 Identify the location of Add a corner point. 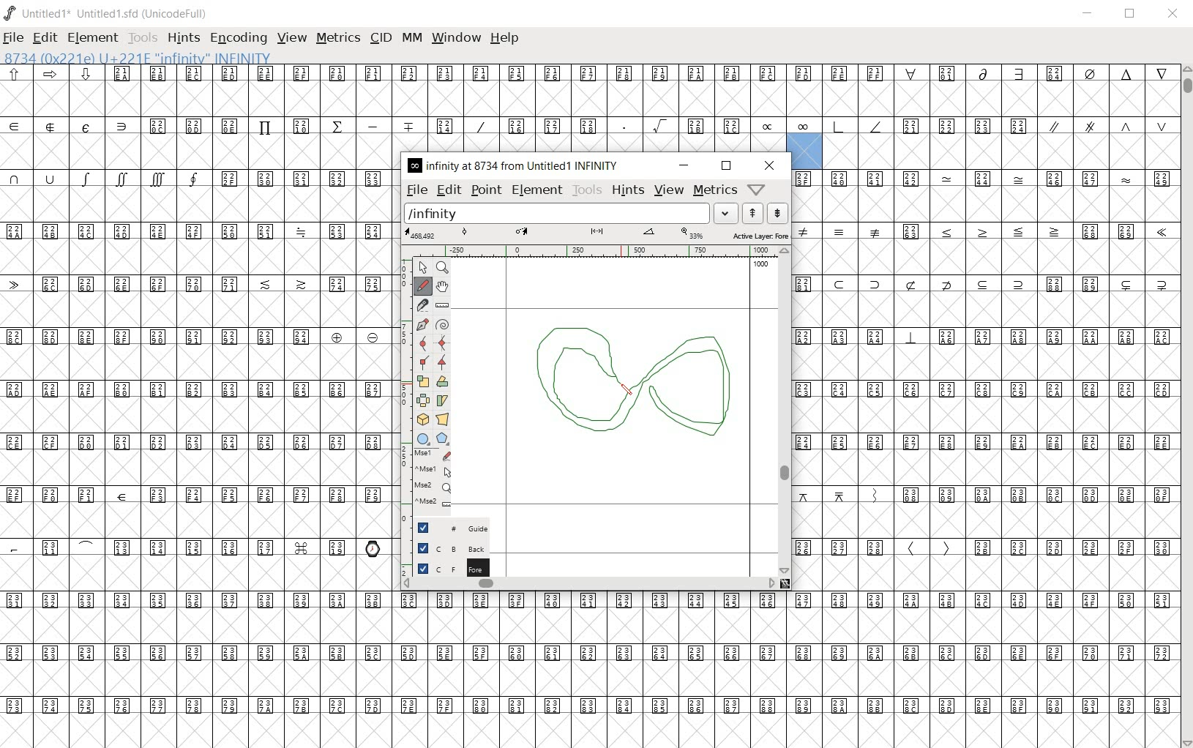
(442, 362).